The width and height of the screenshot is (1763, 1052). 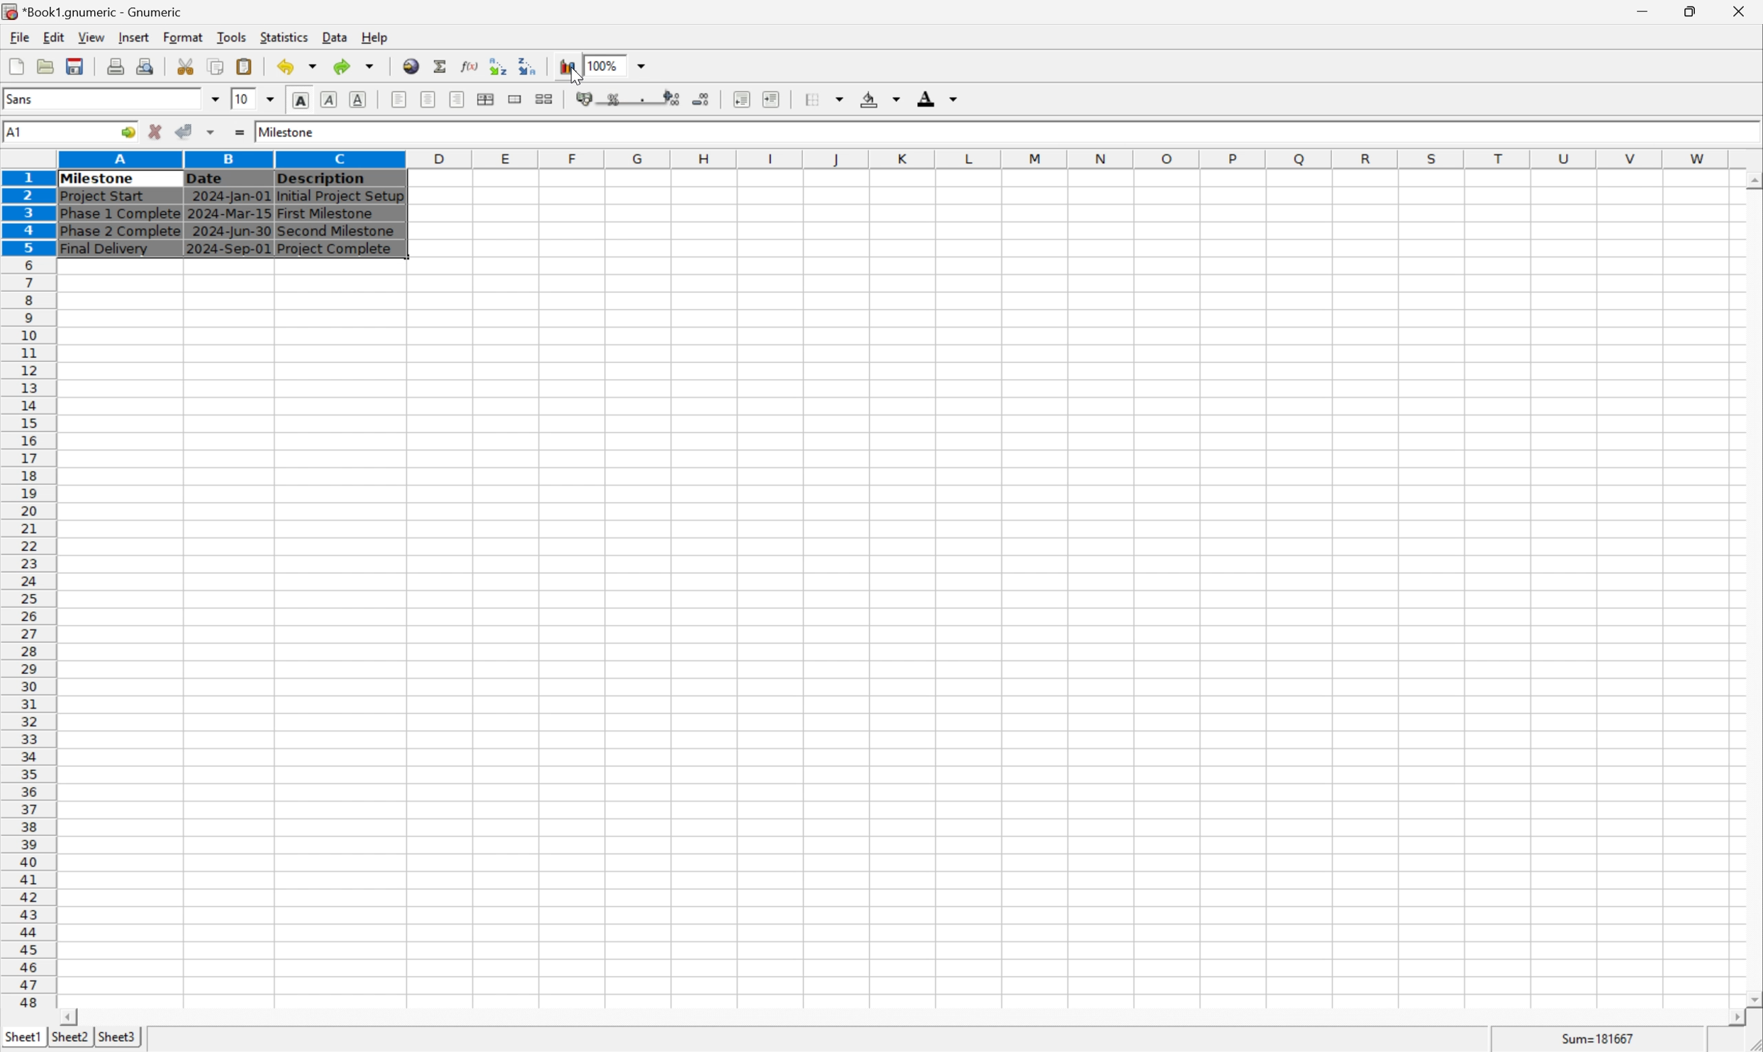 What do you see at coordinates (830, 99) in the screenshot?
I see `borders` at bounding box center [830, 99].